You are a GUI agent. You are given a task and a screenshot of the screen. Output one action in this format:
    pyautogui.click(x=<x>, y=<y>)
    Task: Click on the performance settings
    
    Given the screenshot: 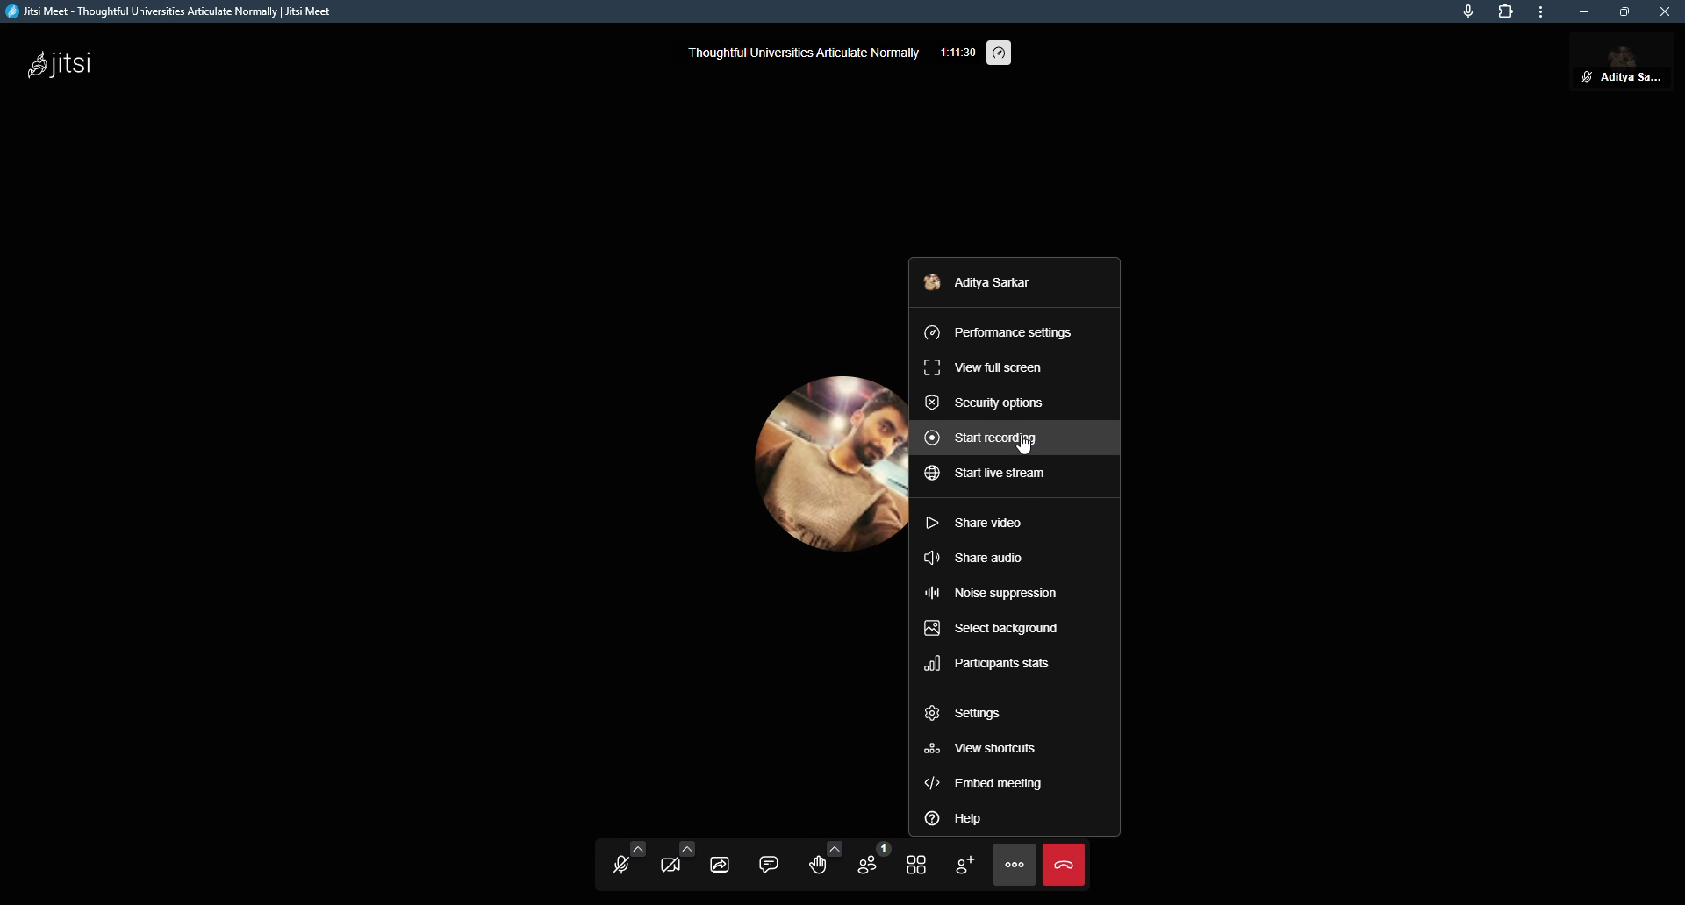 What is the action you would take?
    pyautogui.click(x=1007, y=329)
    